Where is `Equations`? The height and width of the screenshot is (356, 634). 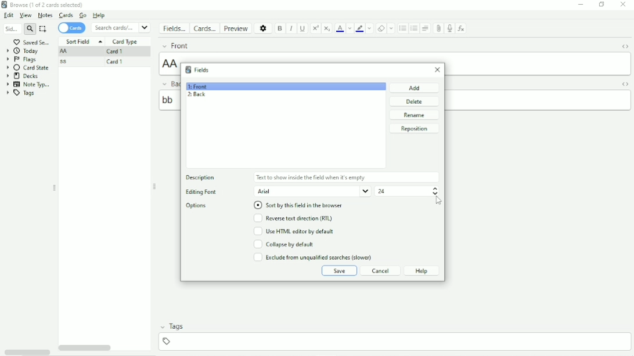 Equations is located at coordinates (461, 28).